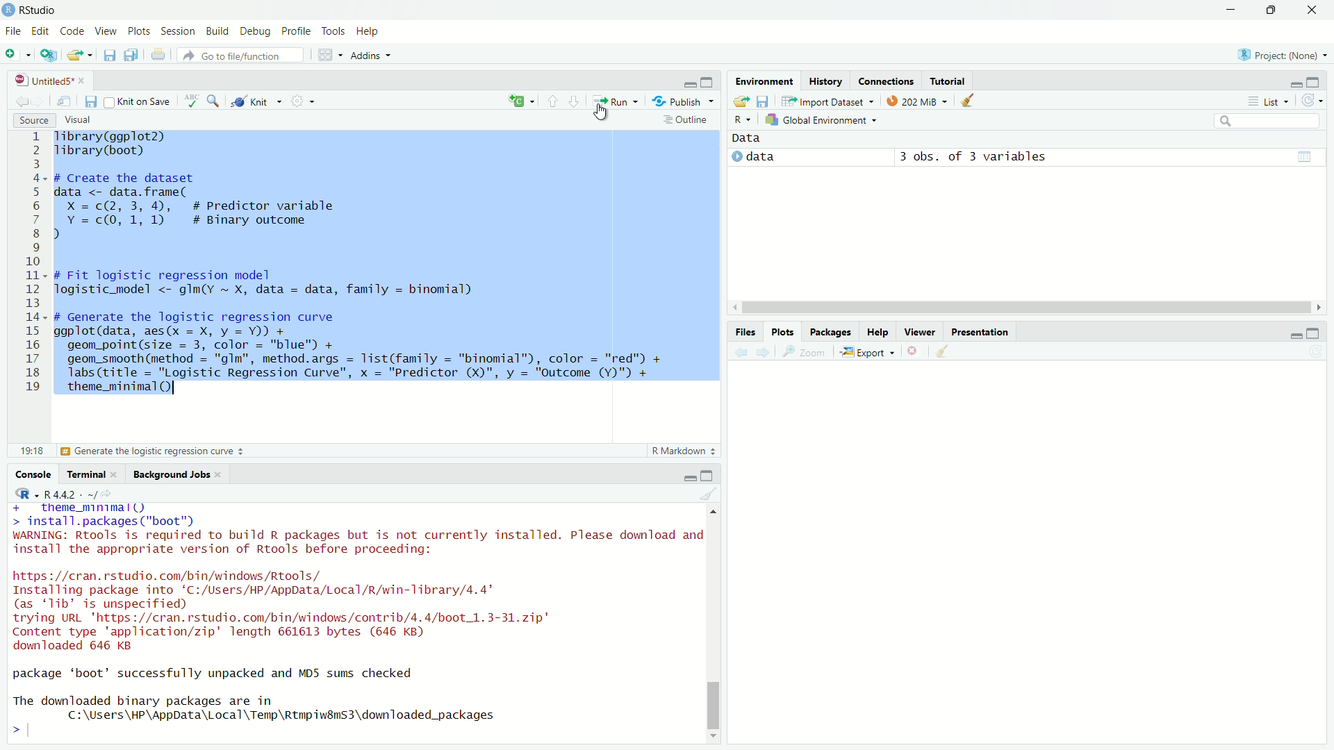 This screenshot has height=750, width=1334. I want to click on R, so click(742, 120).